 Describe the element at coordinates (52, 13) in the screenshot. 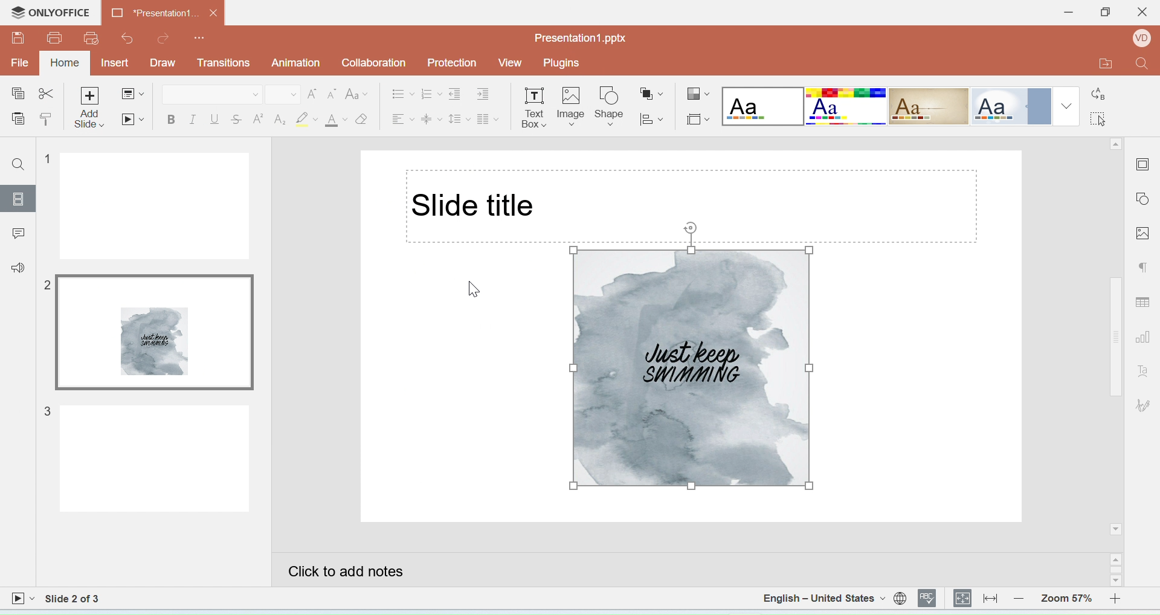

I see `Only office` at that location.